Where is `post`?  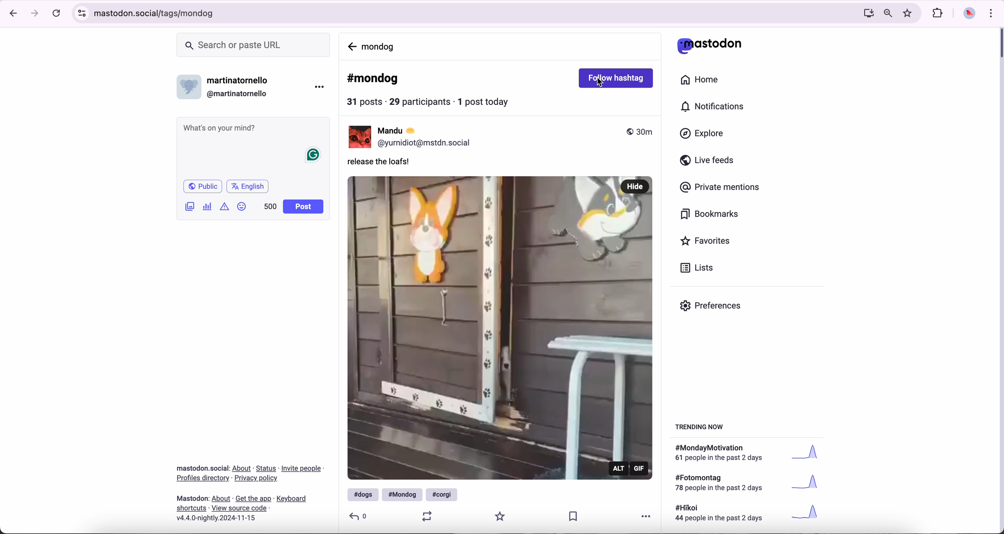
post is located at coordinates (304, 207).